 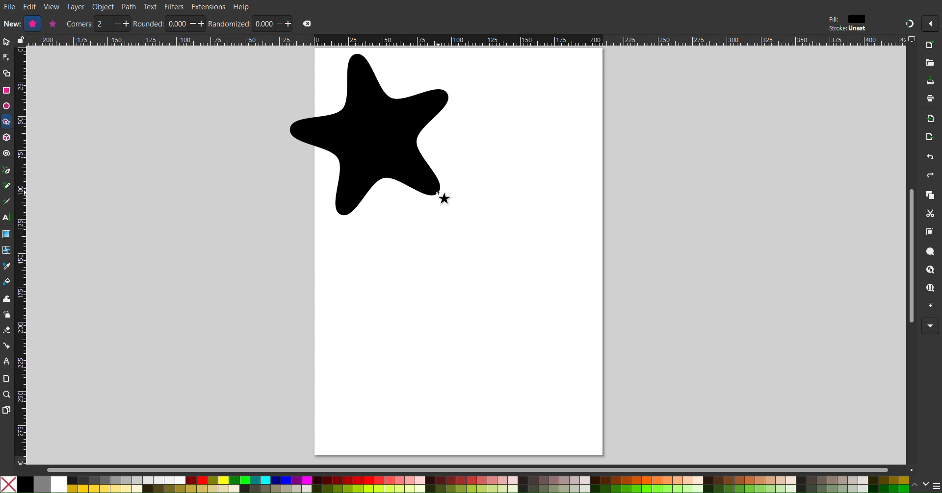 What do you see at coordinates (52, 24) in the screenshot?
I see `star options` at bounding box center [52, 24].